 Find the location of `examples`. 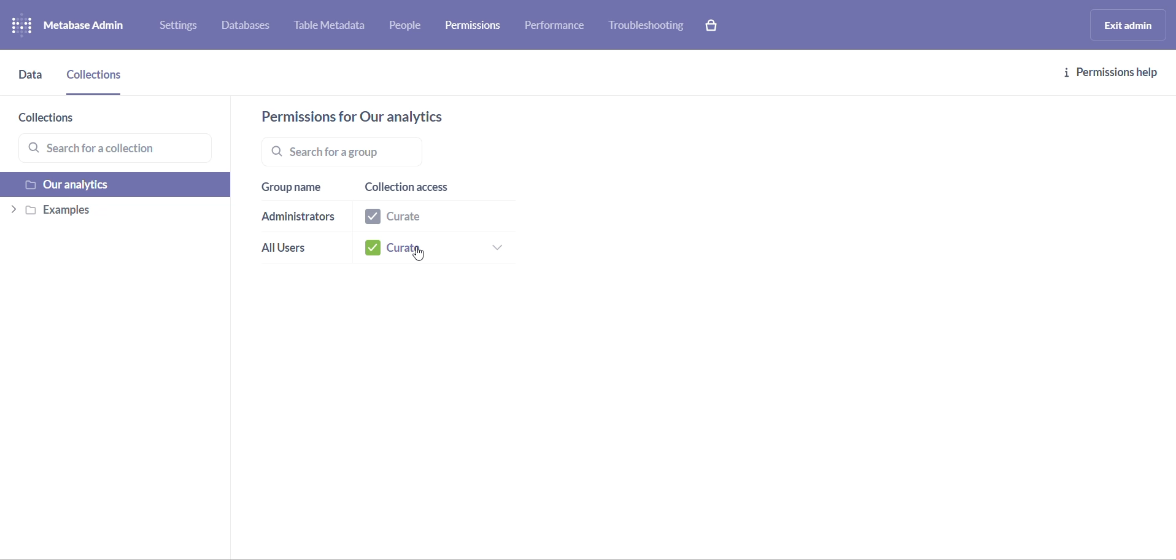

examples is located at coordinates (112, 212).